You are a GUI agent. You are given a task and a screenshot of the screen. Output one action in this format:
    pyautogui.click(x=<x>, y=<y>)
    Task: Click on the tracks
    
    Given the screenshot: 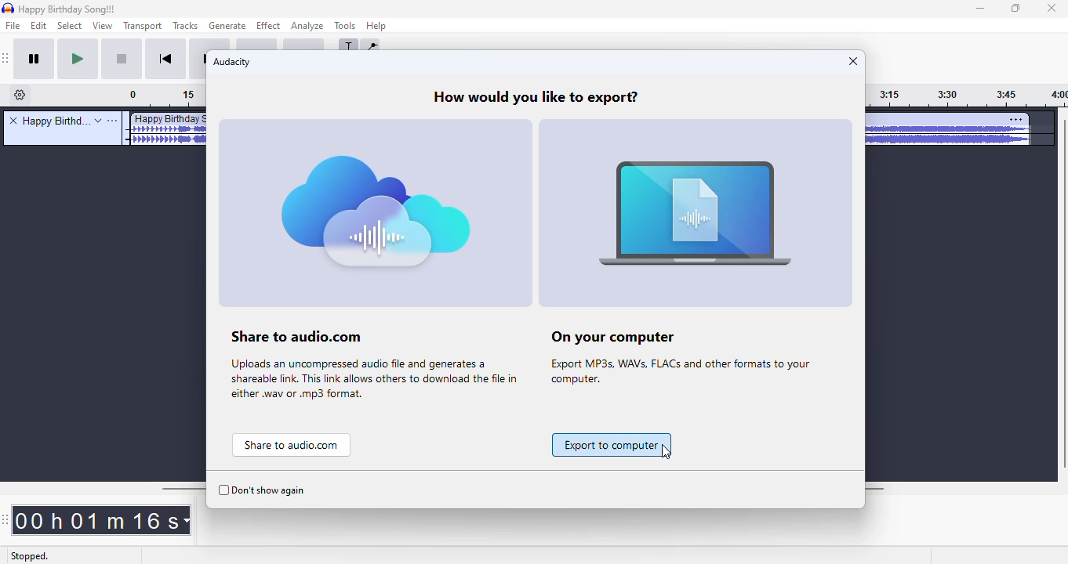 What is the action you would take?
    pyautogui.click(x=186, y=25)
    